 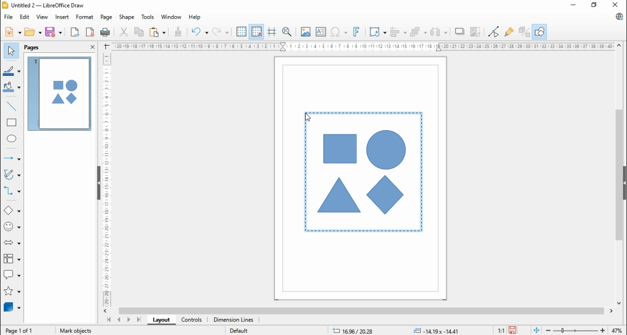 I want to click on file, so click(x=9, y=17).